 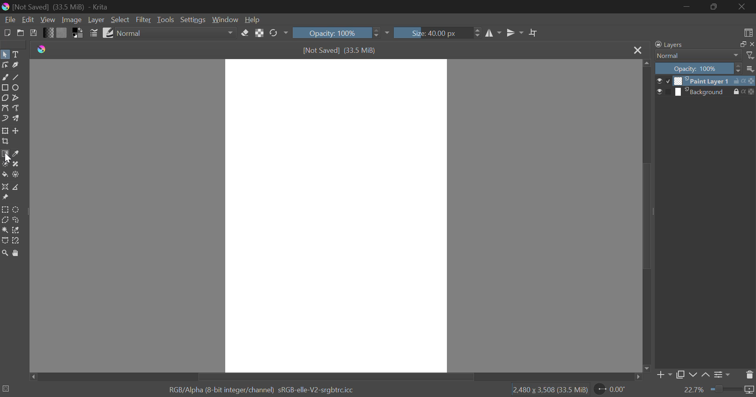 What do you see at coordinates (245, 32) in the screenshot?
I see `Eraser` at bounding box center [245, 32].